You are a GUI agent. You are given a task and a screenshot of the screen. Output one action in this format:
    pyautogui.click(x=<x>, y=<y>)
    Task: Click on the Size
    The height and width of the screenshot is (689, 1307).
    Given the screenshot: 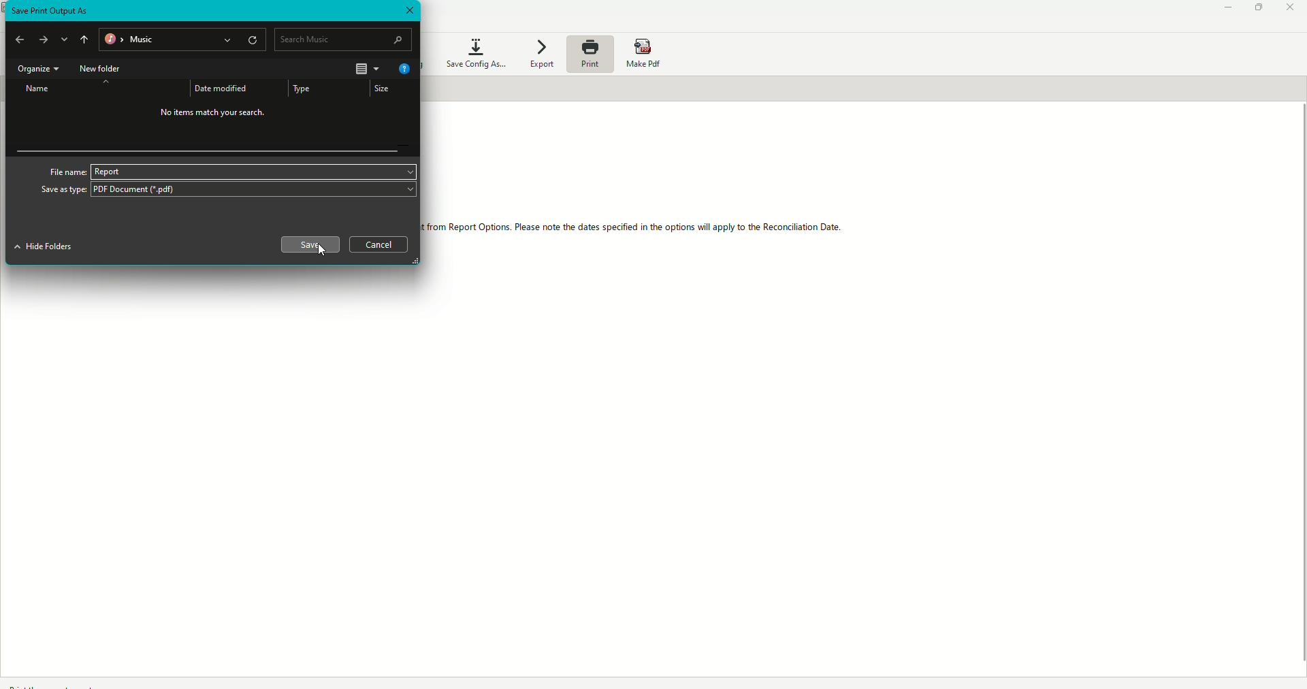 What is the action you would take?
    pyautogui.click(x=383, y=90)
    